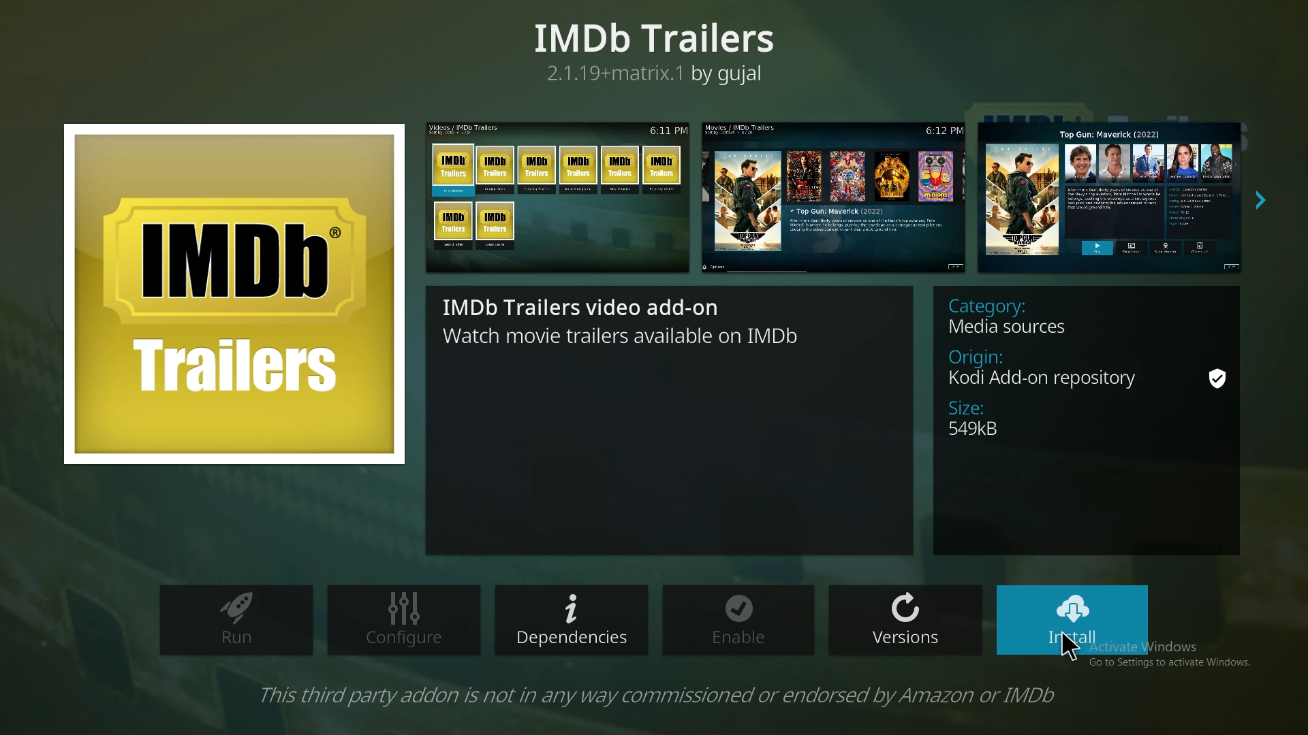 This screenshot has height=735, width=1308. Describe the element at coordinates (1073, 619) in the screenshot. I see `install` at that location.